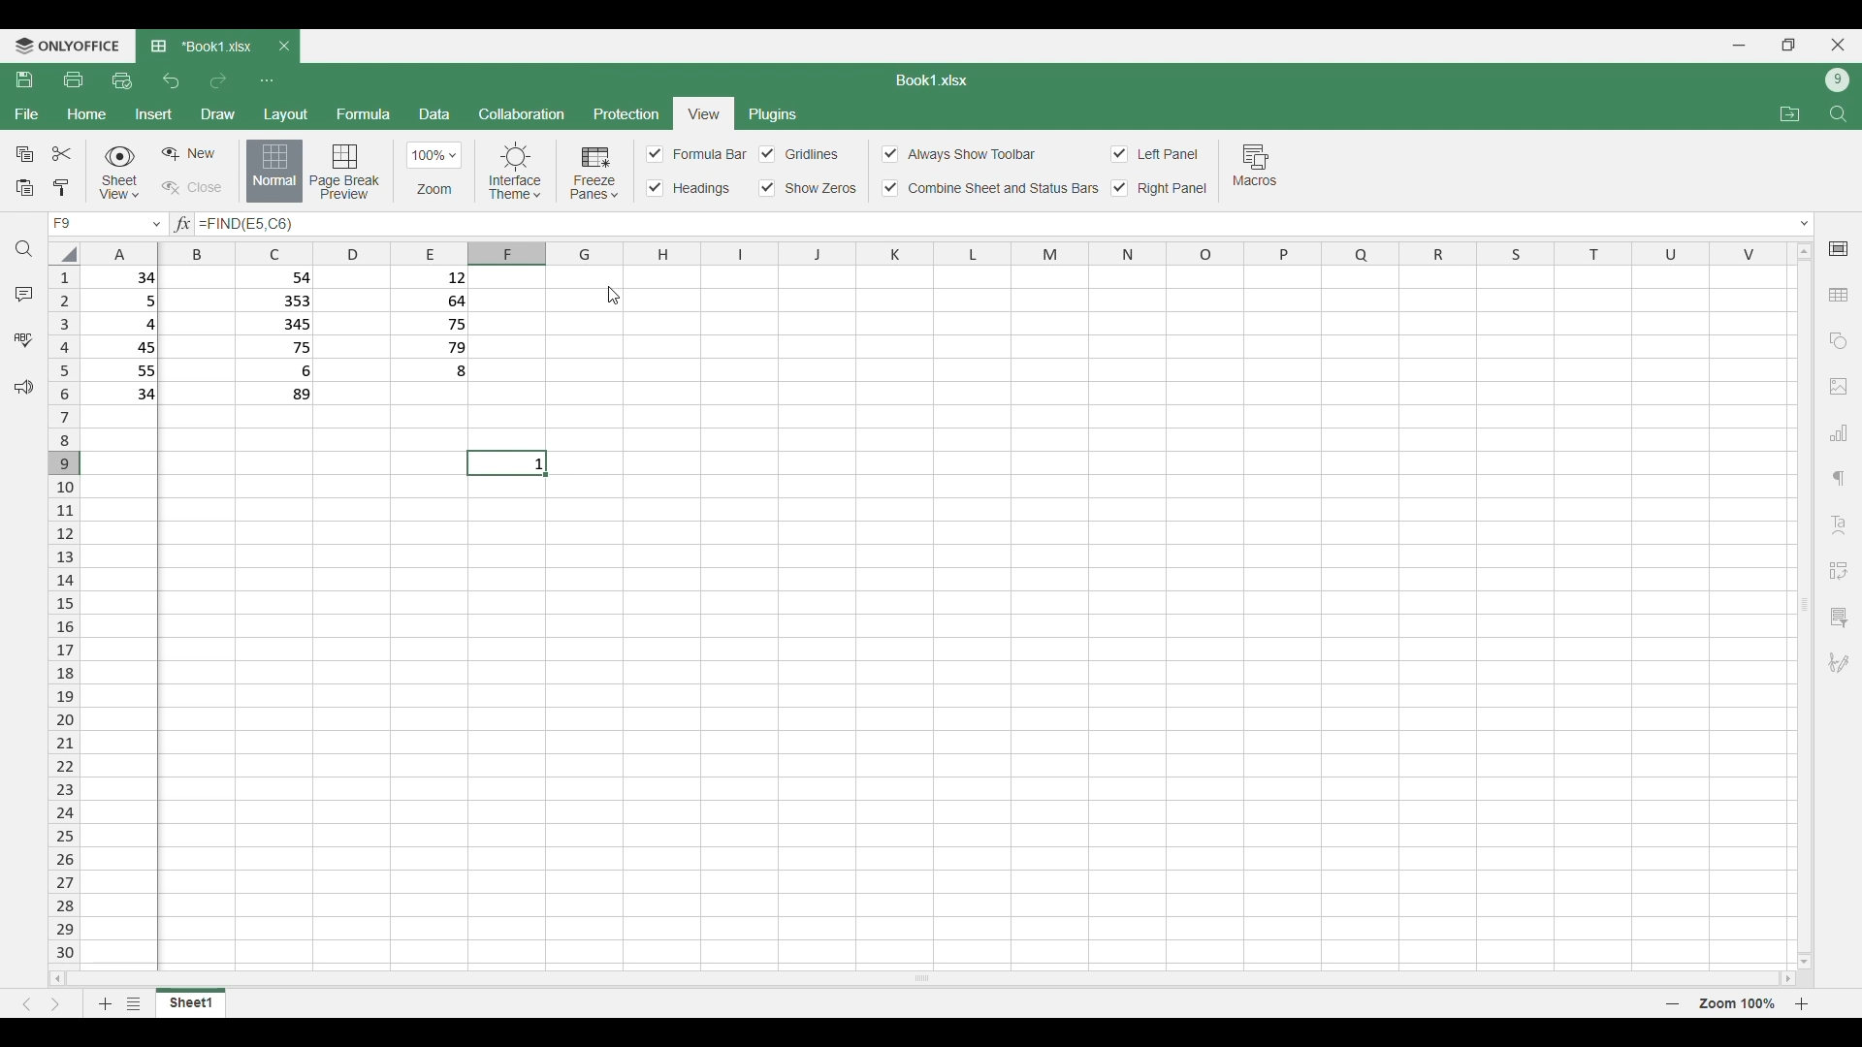 The height and width of the screenshot is (1047, 1862). Describe the element at coordinates (24, 154) in the screenshot. I see `Copy` at that location.